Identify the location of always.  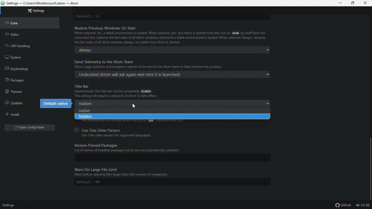
(172, 50).